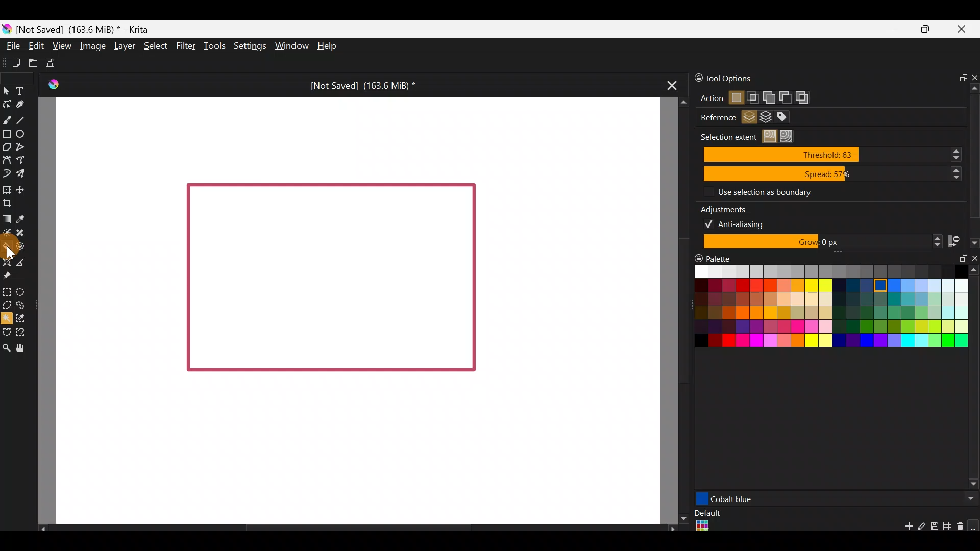 The width and height of the screenshot is (980, 551). I want to click on Rectangle shape on Canvas, so click(330, 279).